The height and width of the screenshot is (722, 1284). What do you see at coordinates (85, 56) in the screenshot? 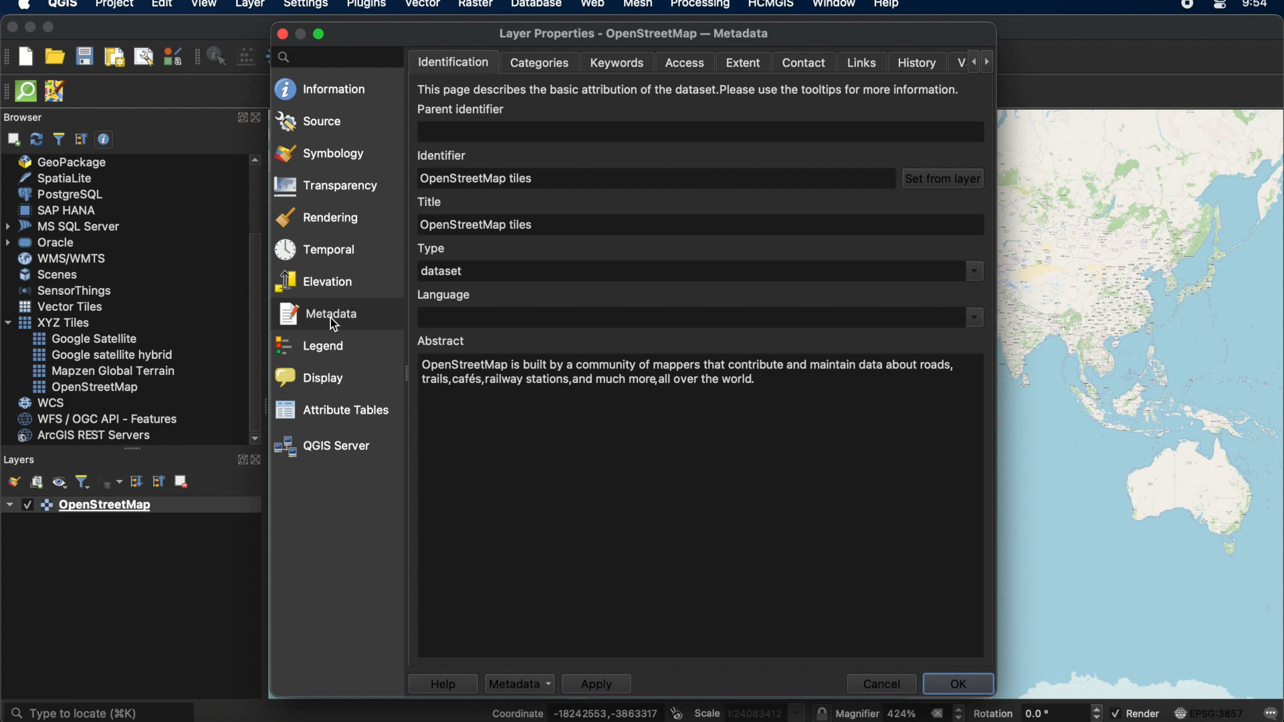
I see `save project` at bounding box center [85, 56].